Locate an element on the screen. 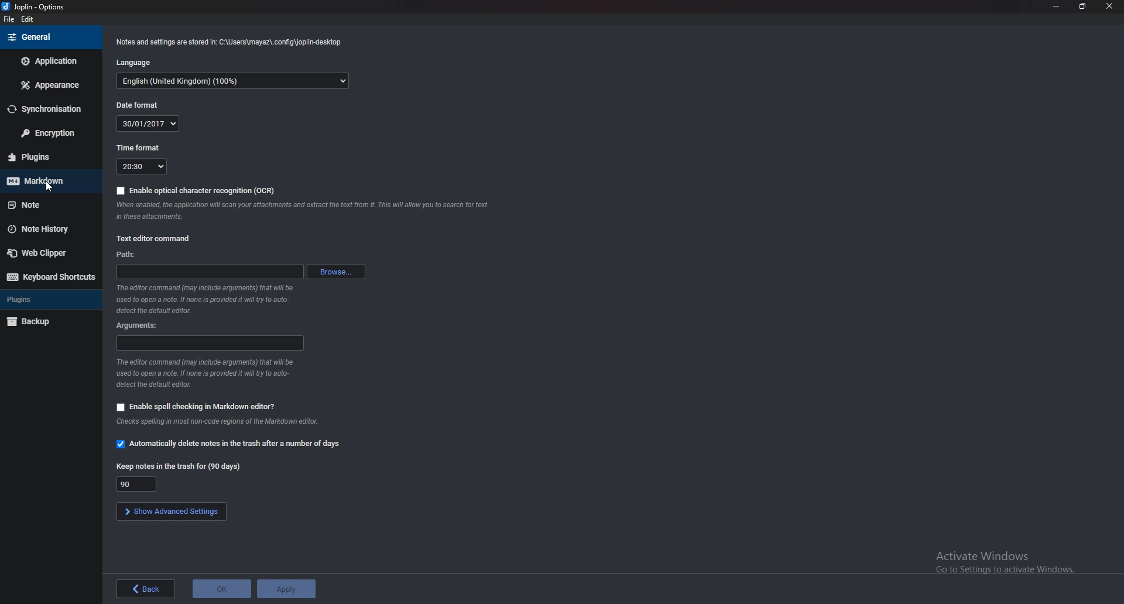 Image resolution: width=1124 pixels, height=604 pixels. Appearance is located at coordinates (50, 85).